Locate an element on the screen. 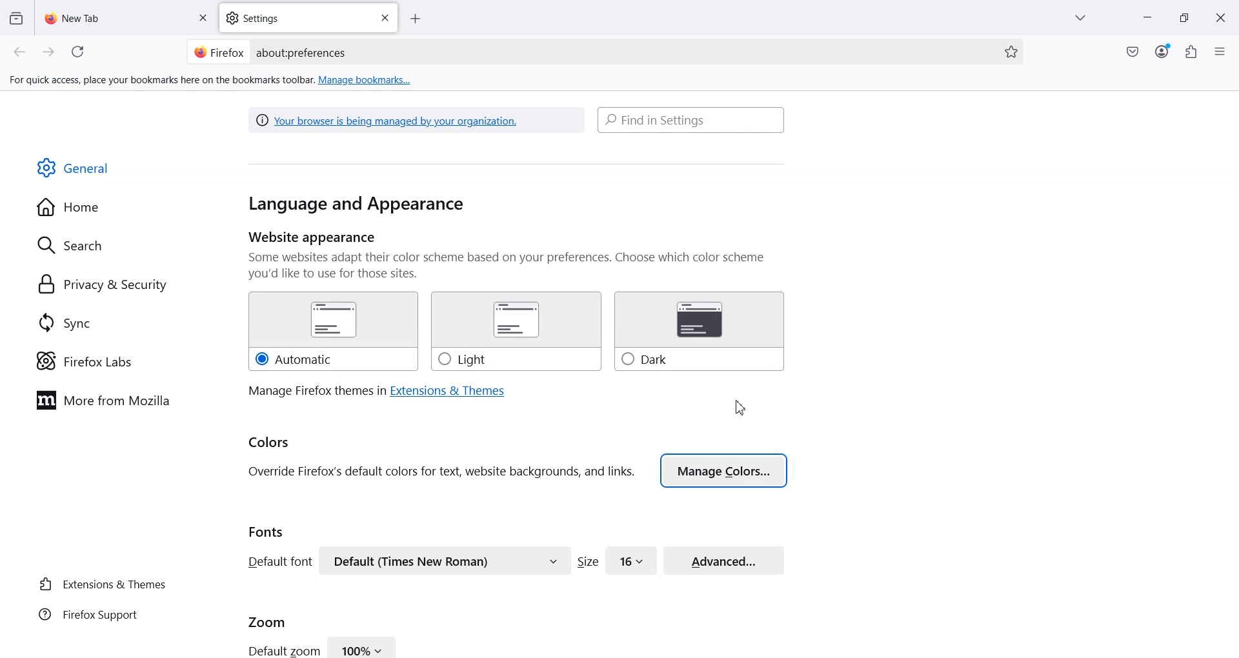  Setting Tab is located at coordinates (310, 18).